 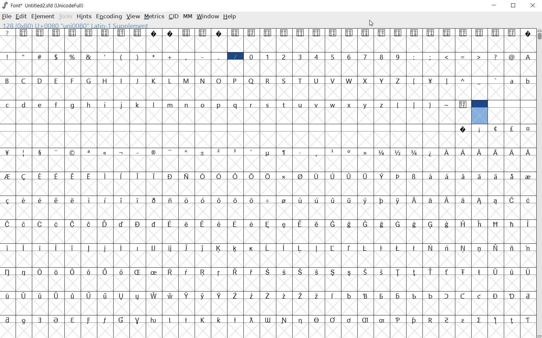 What do you see at coordinates (171, 104) in the screenshot?
I see `m` at bounding box center [171, 104].